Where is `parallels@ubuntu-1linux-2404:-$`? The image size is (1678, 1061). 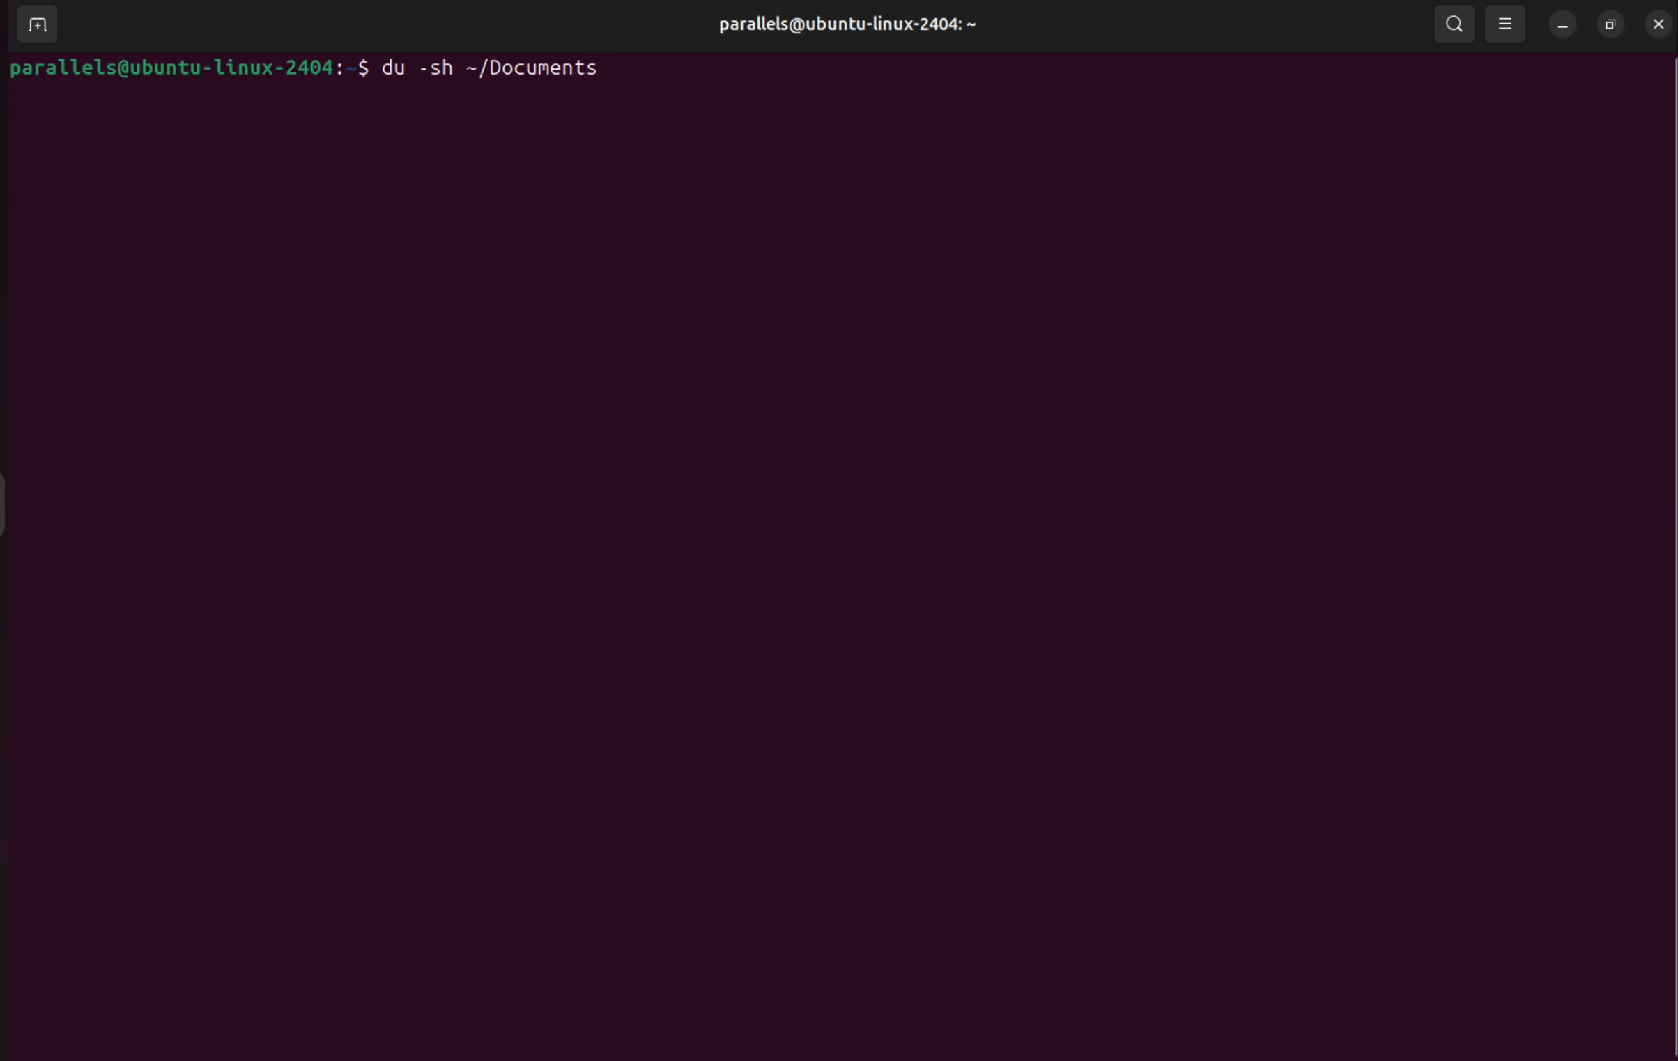 parallels@ubuntu-1linux-2404:-$ is located at coordinates (185, 71).